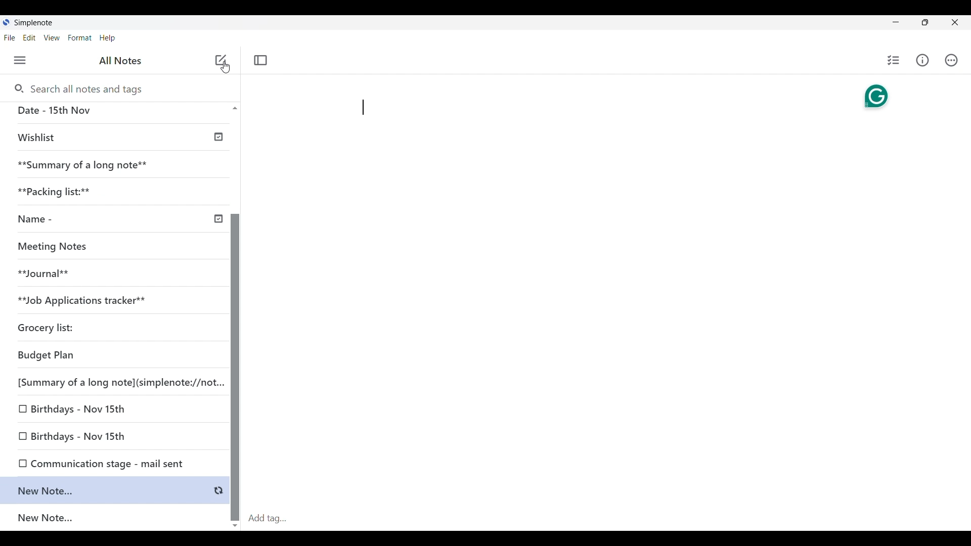 This screenshot has height=546, width=971. I want to click on **Packing list:**, so click(116, 190).